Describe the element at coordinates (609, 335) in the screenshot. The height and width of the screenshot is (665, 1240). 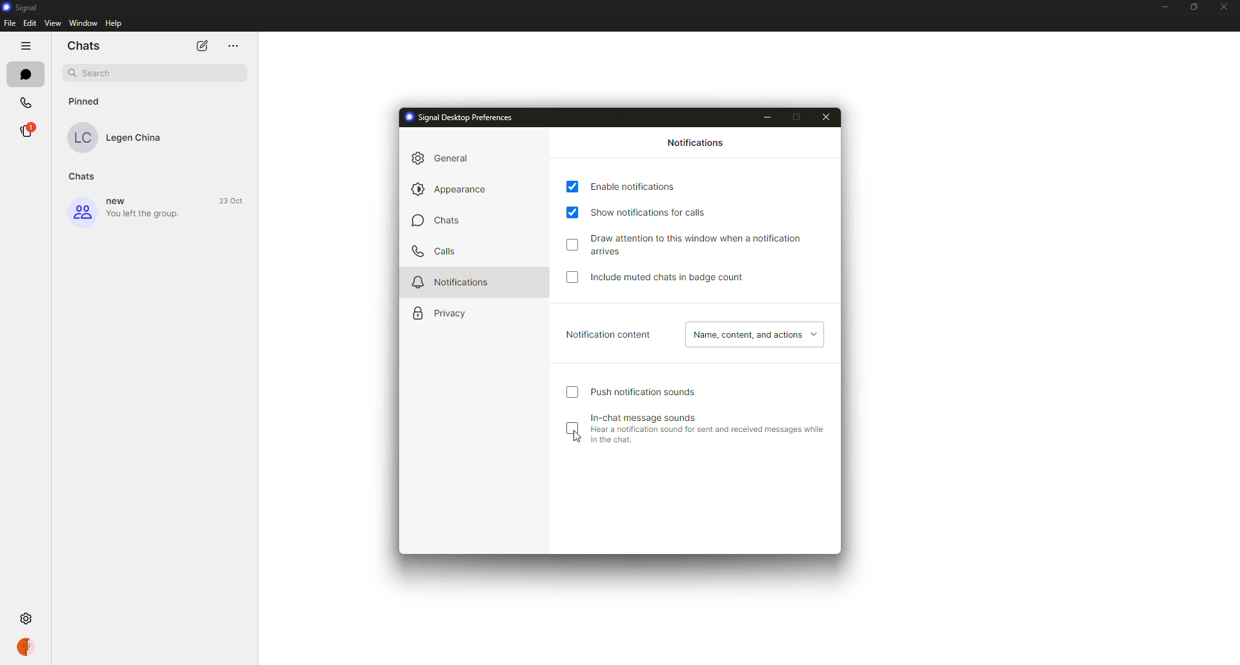
I see `notification content` at that location.